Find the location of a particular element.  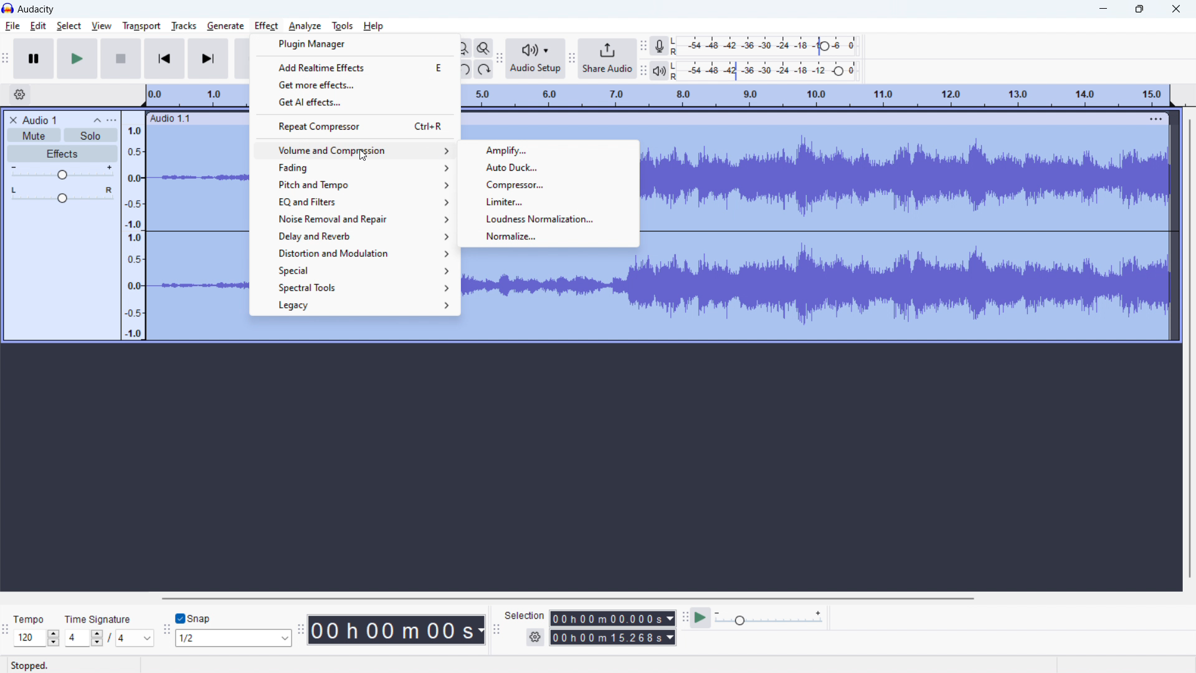

Audacity (title) is located at coordinates (40, 8).